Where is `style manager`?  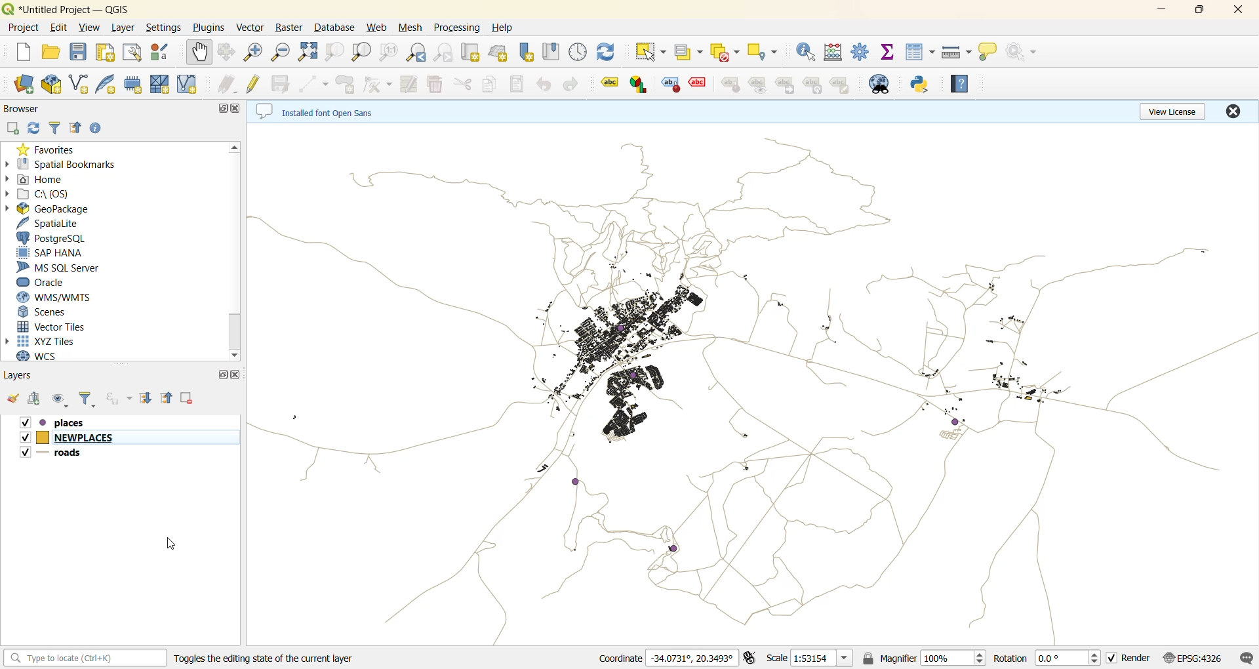 style manager is located at coordinates (164, 53).